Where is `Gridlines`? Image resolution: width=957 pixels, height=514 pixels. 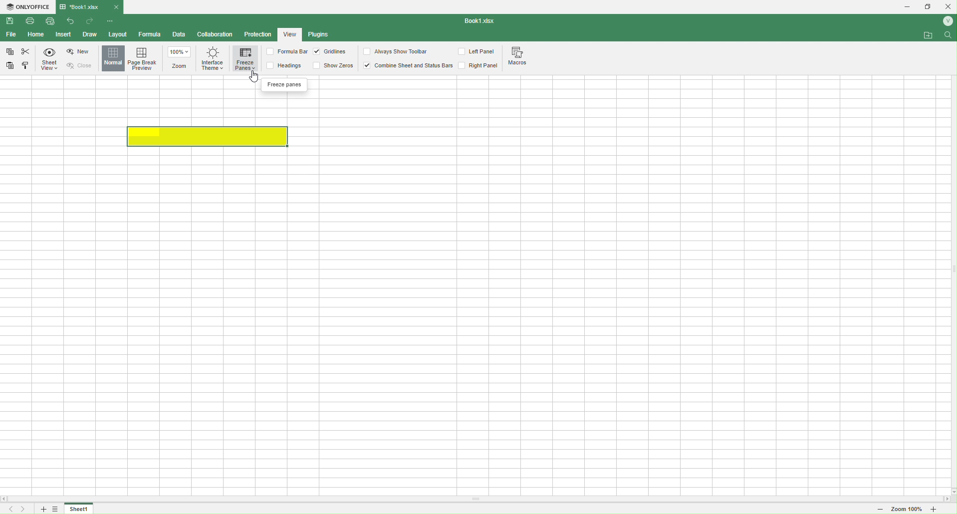
Gridlines is located at coordinates (331, 52).